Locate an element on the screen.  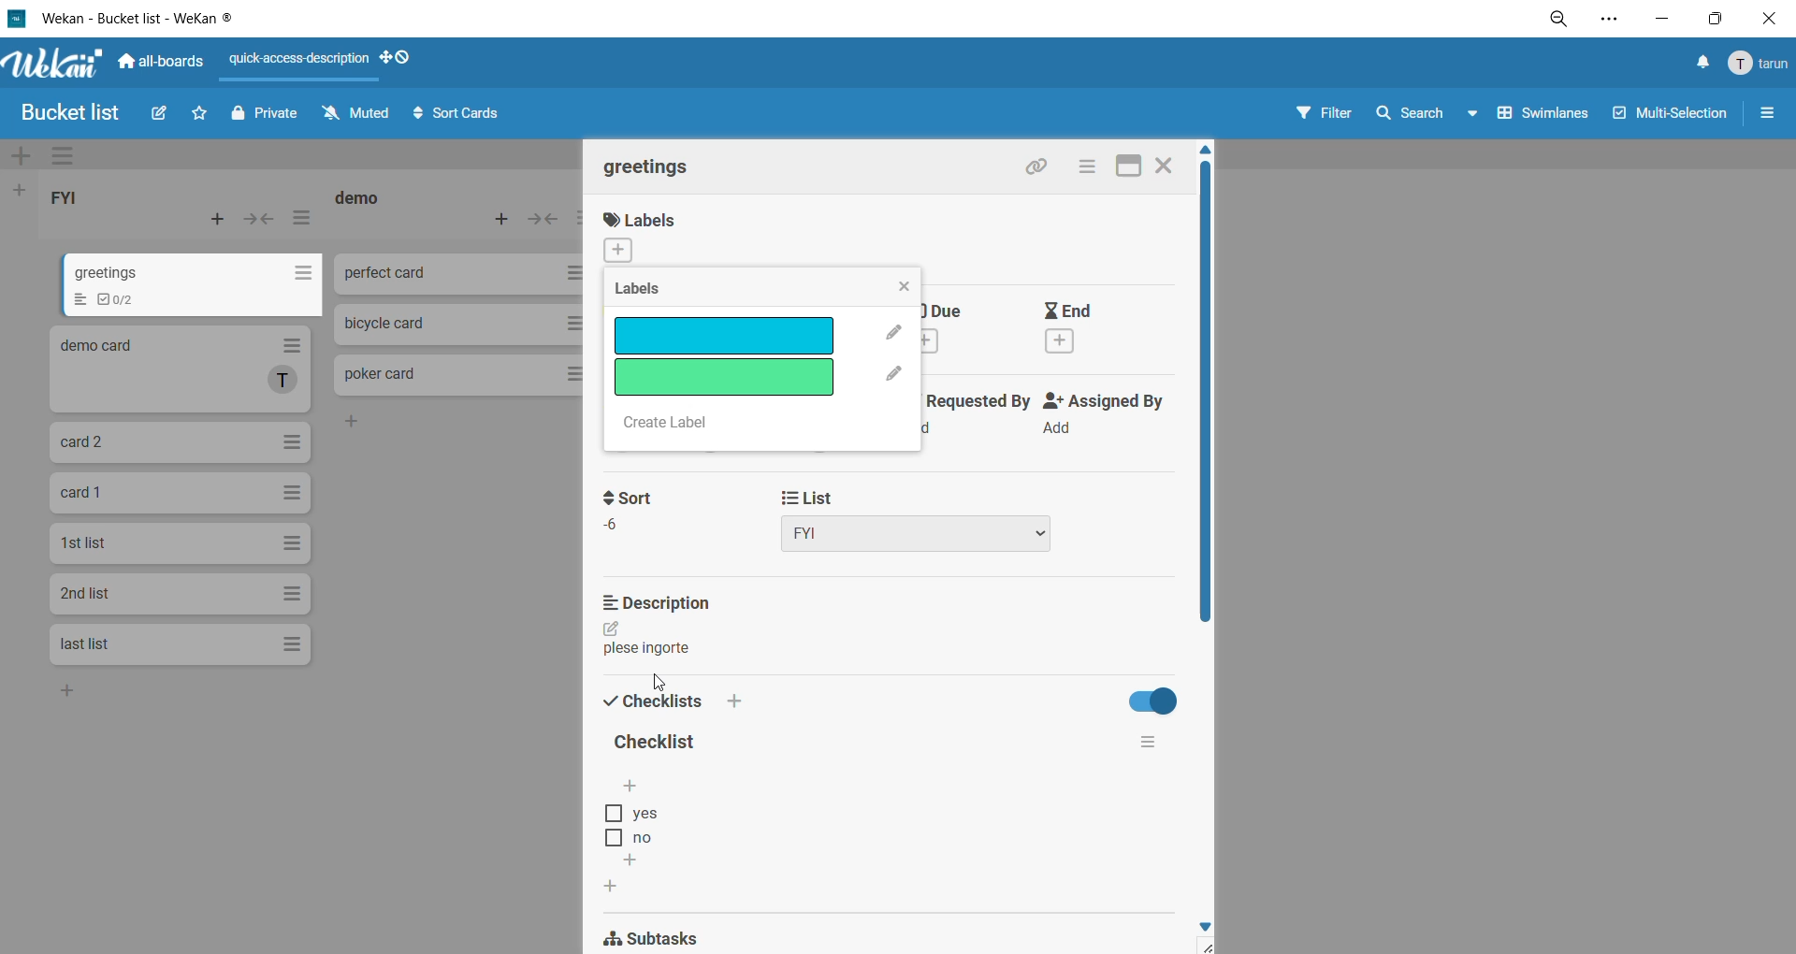
star is located at coordinates (202, 114).